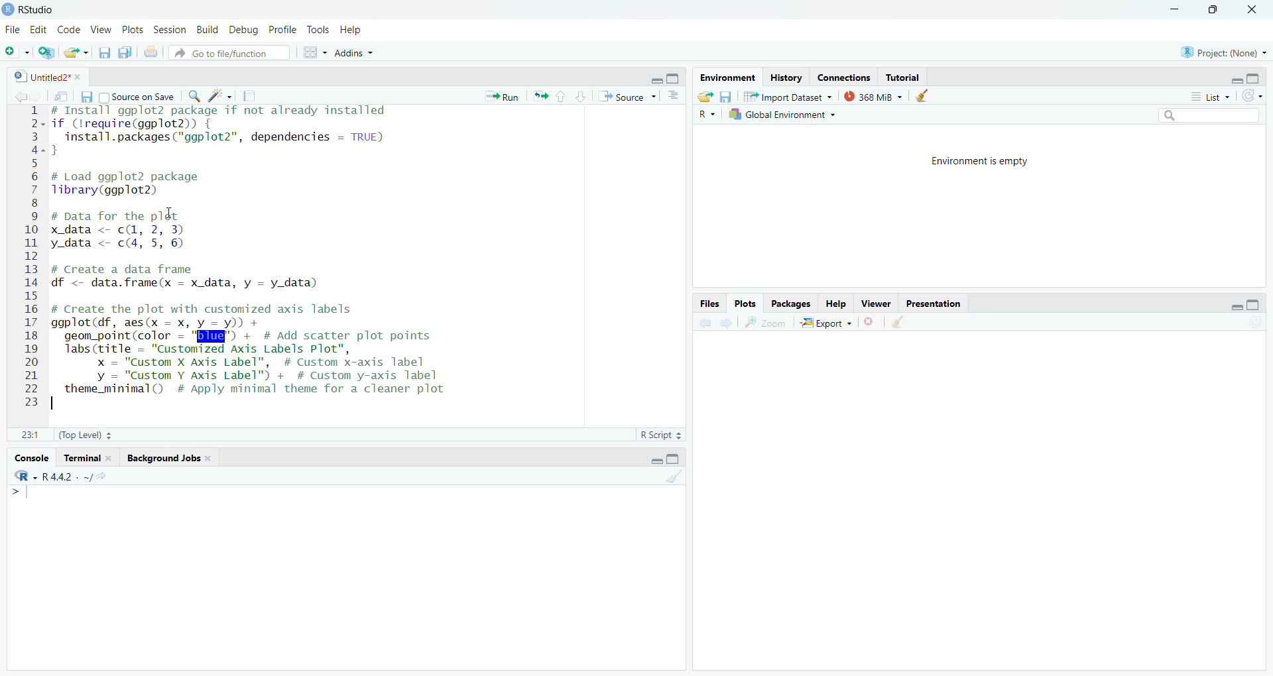 This screenshot has width=1273, height=676. Describe the element at coordinates (40, 29) in the screenshot. I see `Edit` at that location.